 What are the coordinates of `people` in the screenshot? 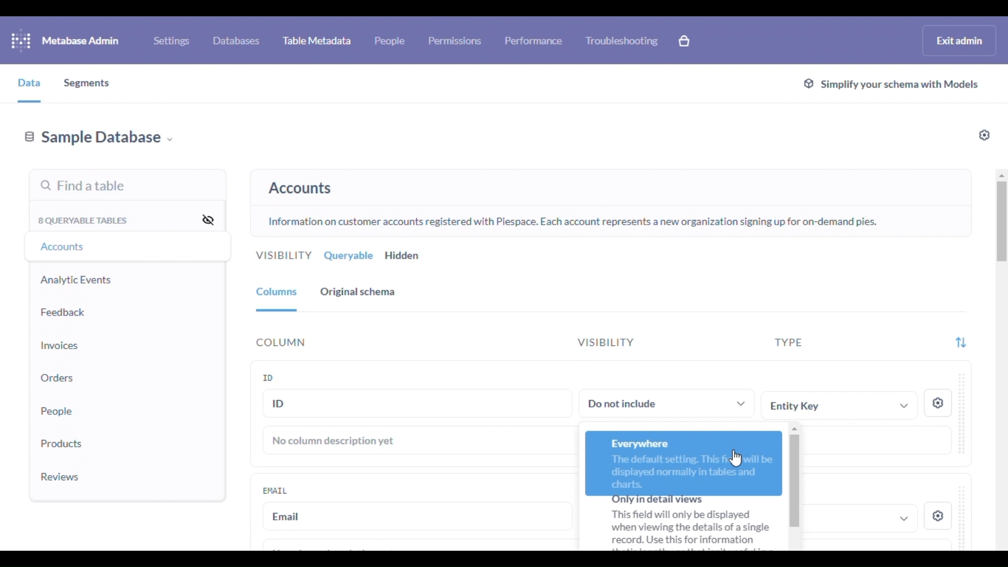 It's located at (58, 410).